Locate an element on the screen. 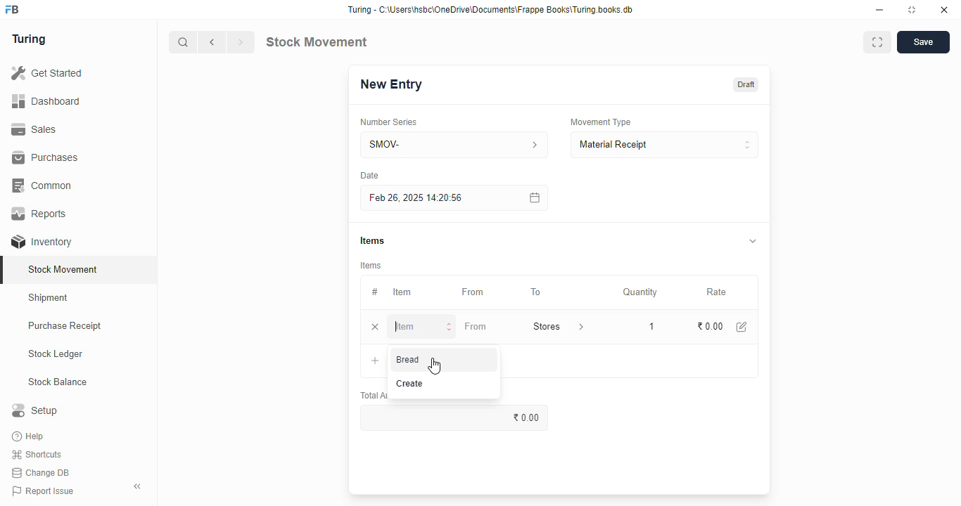  item is located at coordinates (402, 292).